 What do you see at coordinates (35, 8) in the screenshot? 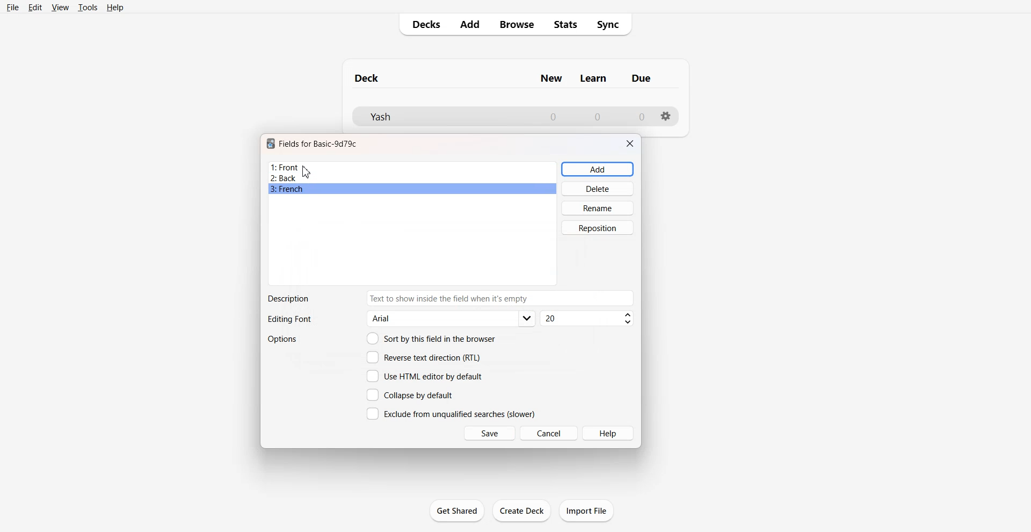
I see `Edit` at bounding box center [35, 8].